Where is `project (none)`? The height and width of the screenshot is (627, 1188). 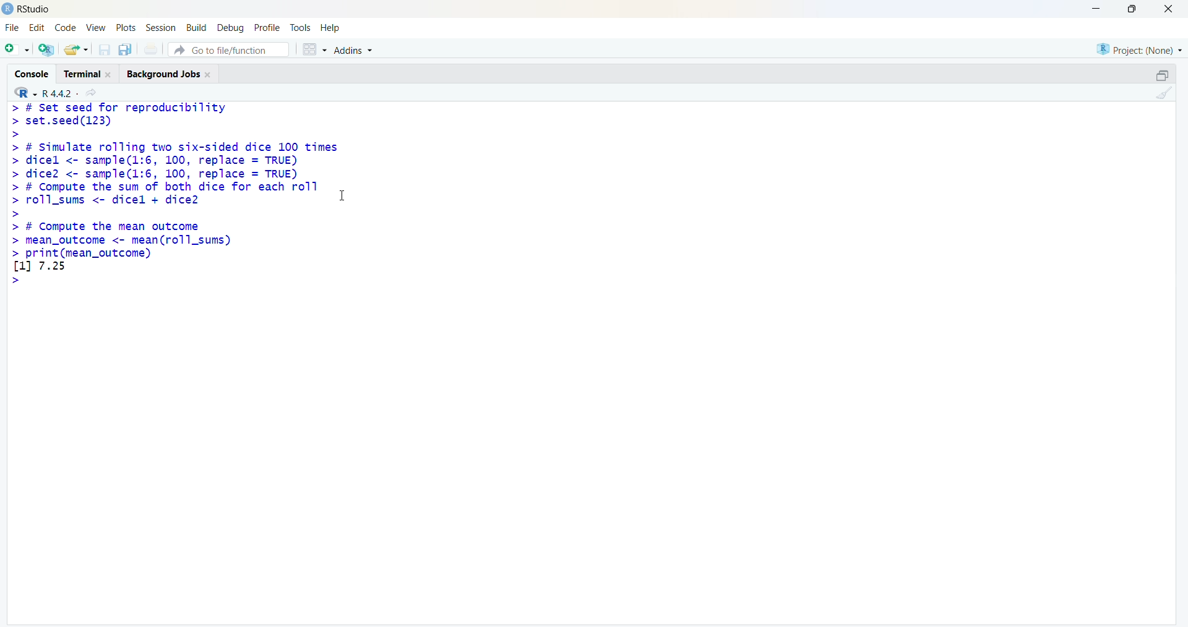 project (none) is located at coordinates (1139, 51).